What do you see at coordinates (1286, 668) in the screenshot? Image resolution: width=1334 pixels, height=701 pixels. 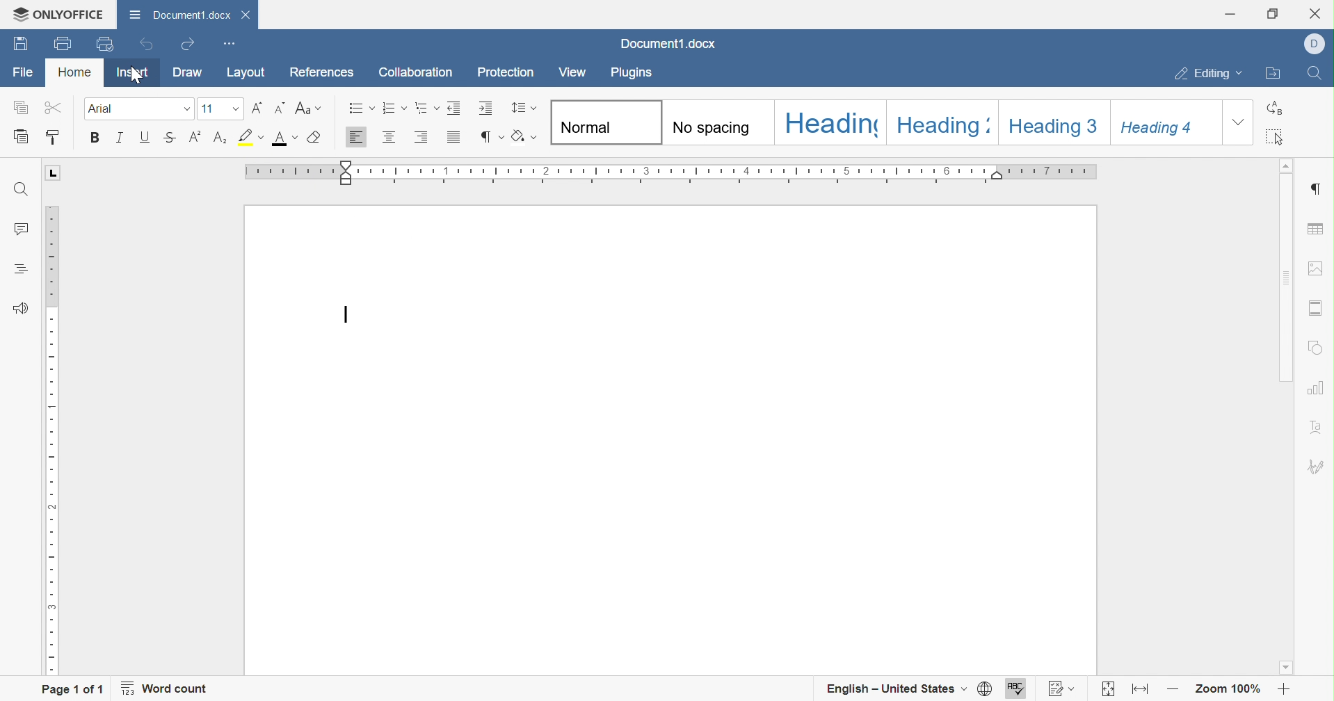 I see `Scroll down` at bounding box center [1286, 668].